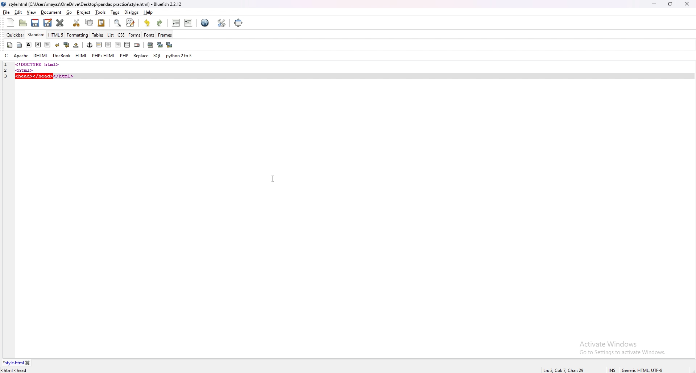 The height and width of the screenshot is (373, 696). Describe the element at coordinates (31, 12) in the screenshot. I see `view` at that location.